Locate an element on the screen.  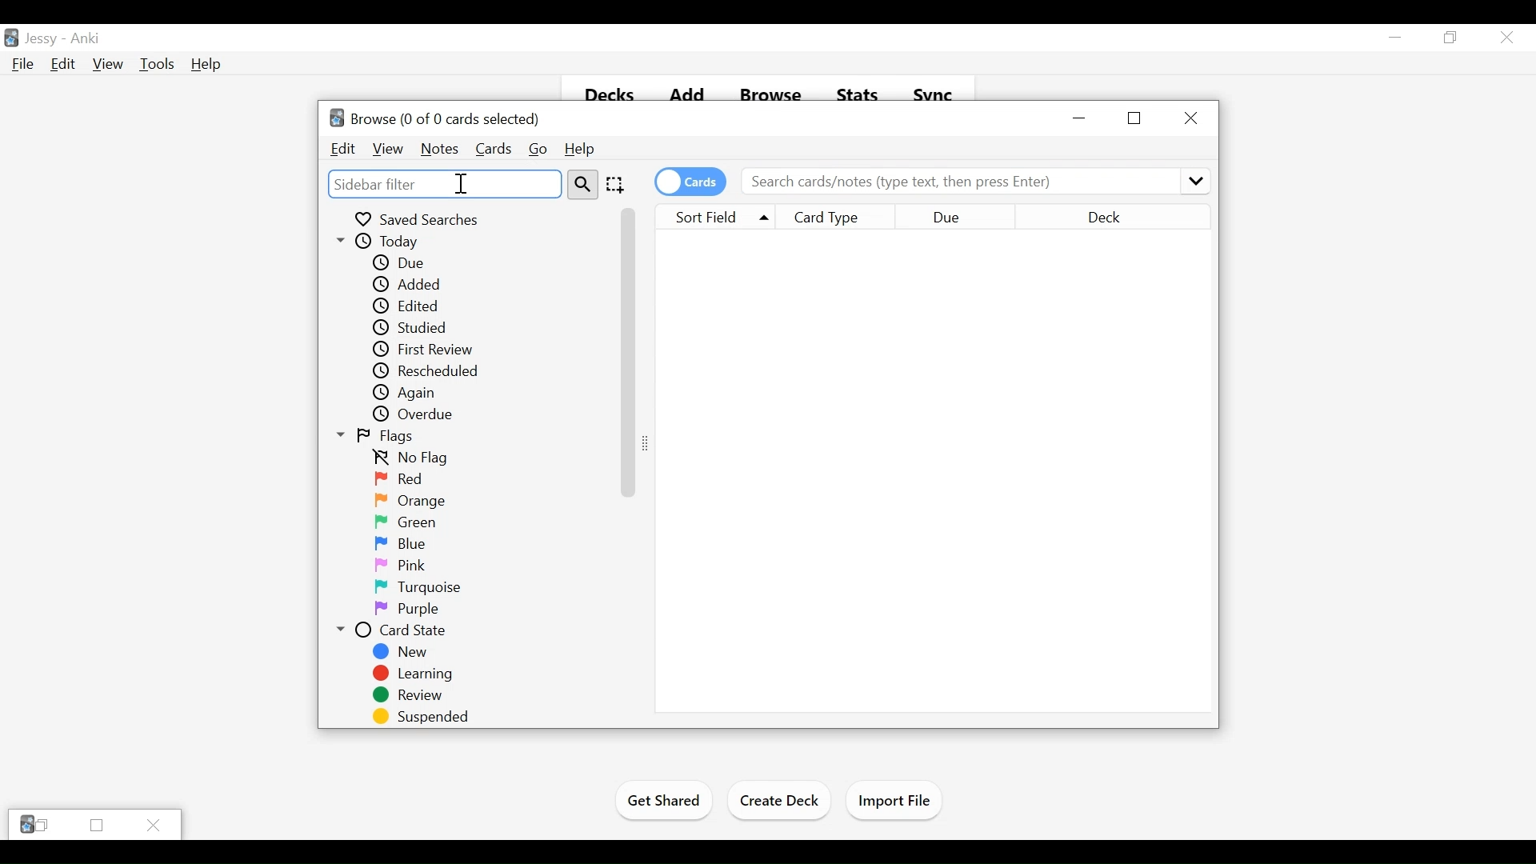
Search Tool is located at coordinates (583, 183).